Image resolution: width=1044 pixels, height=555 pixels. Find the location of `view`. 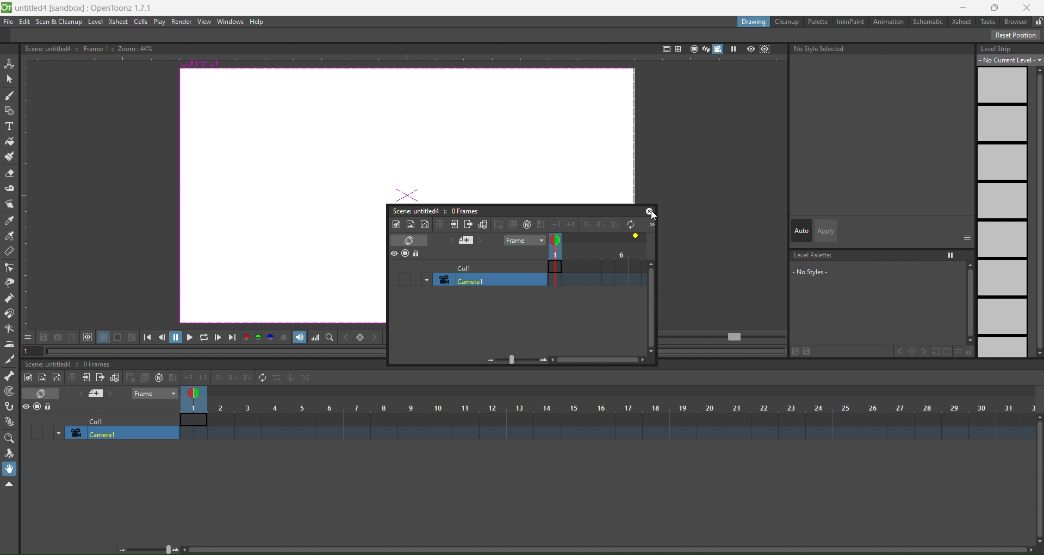

view is located at coordinates (204, 22).